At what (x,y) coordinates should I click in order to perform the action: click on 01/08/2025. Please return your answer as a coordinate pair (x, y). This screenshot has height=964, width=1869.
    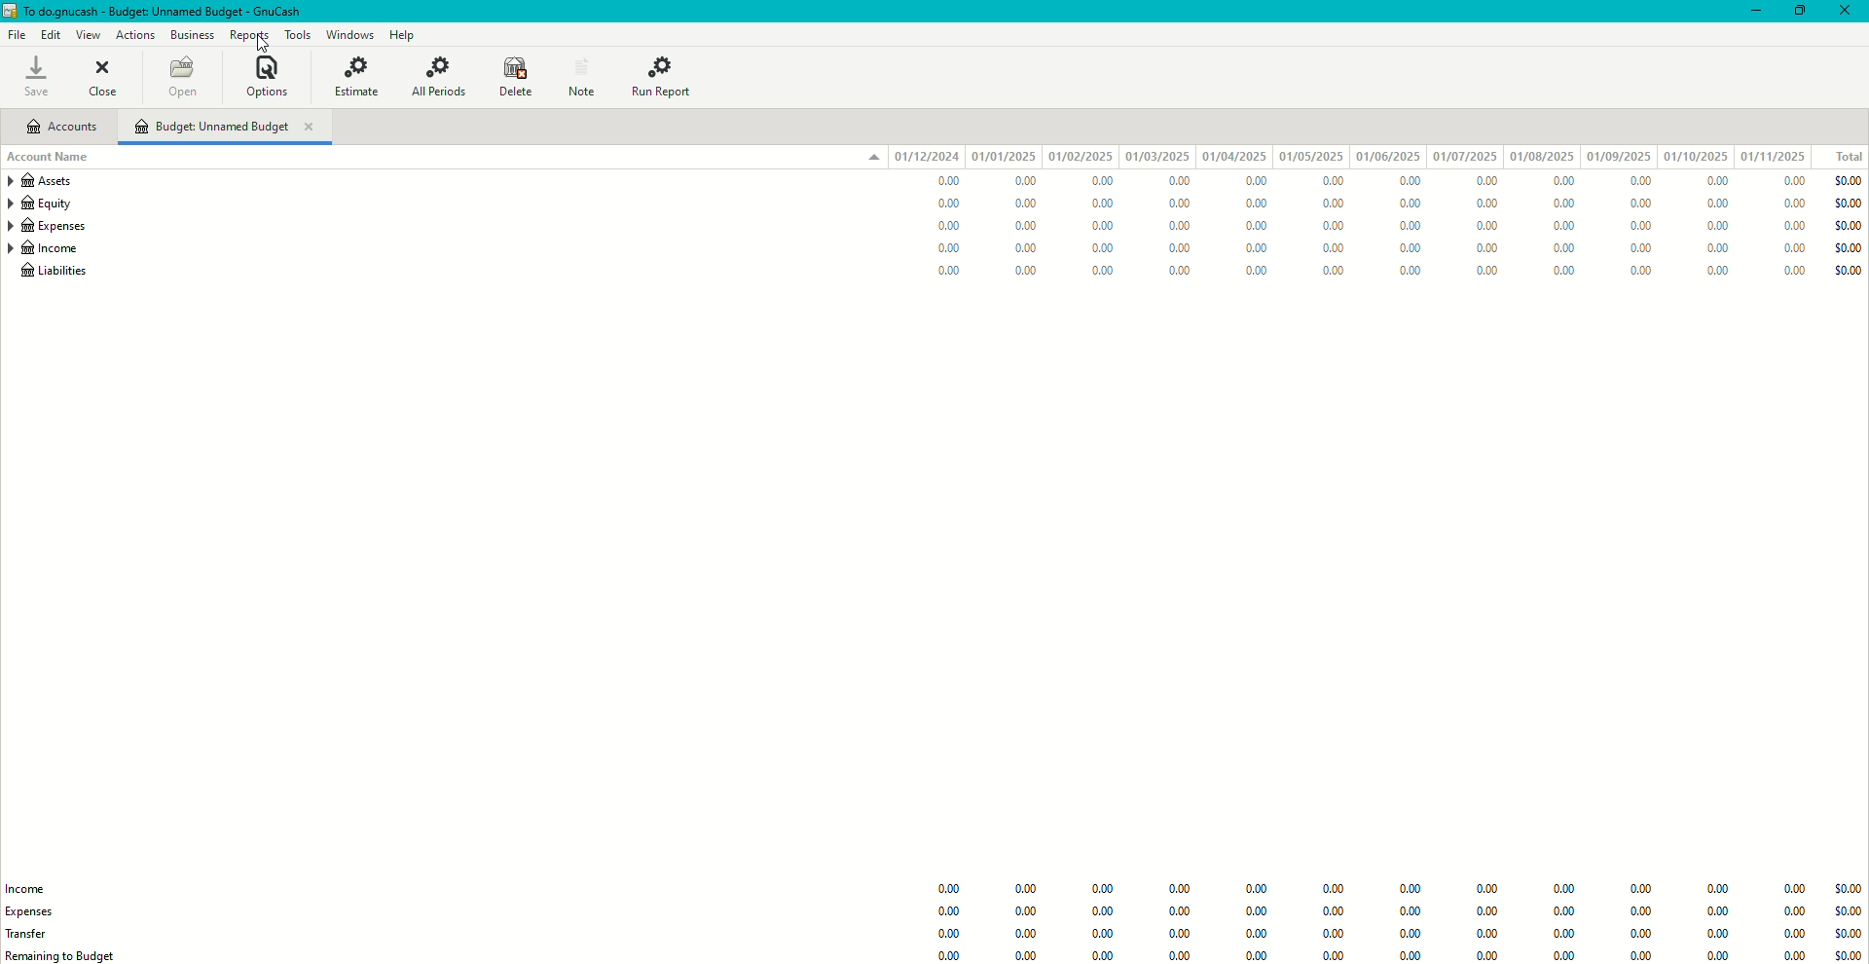
    Looking at the image, I should click on (1543, 158).